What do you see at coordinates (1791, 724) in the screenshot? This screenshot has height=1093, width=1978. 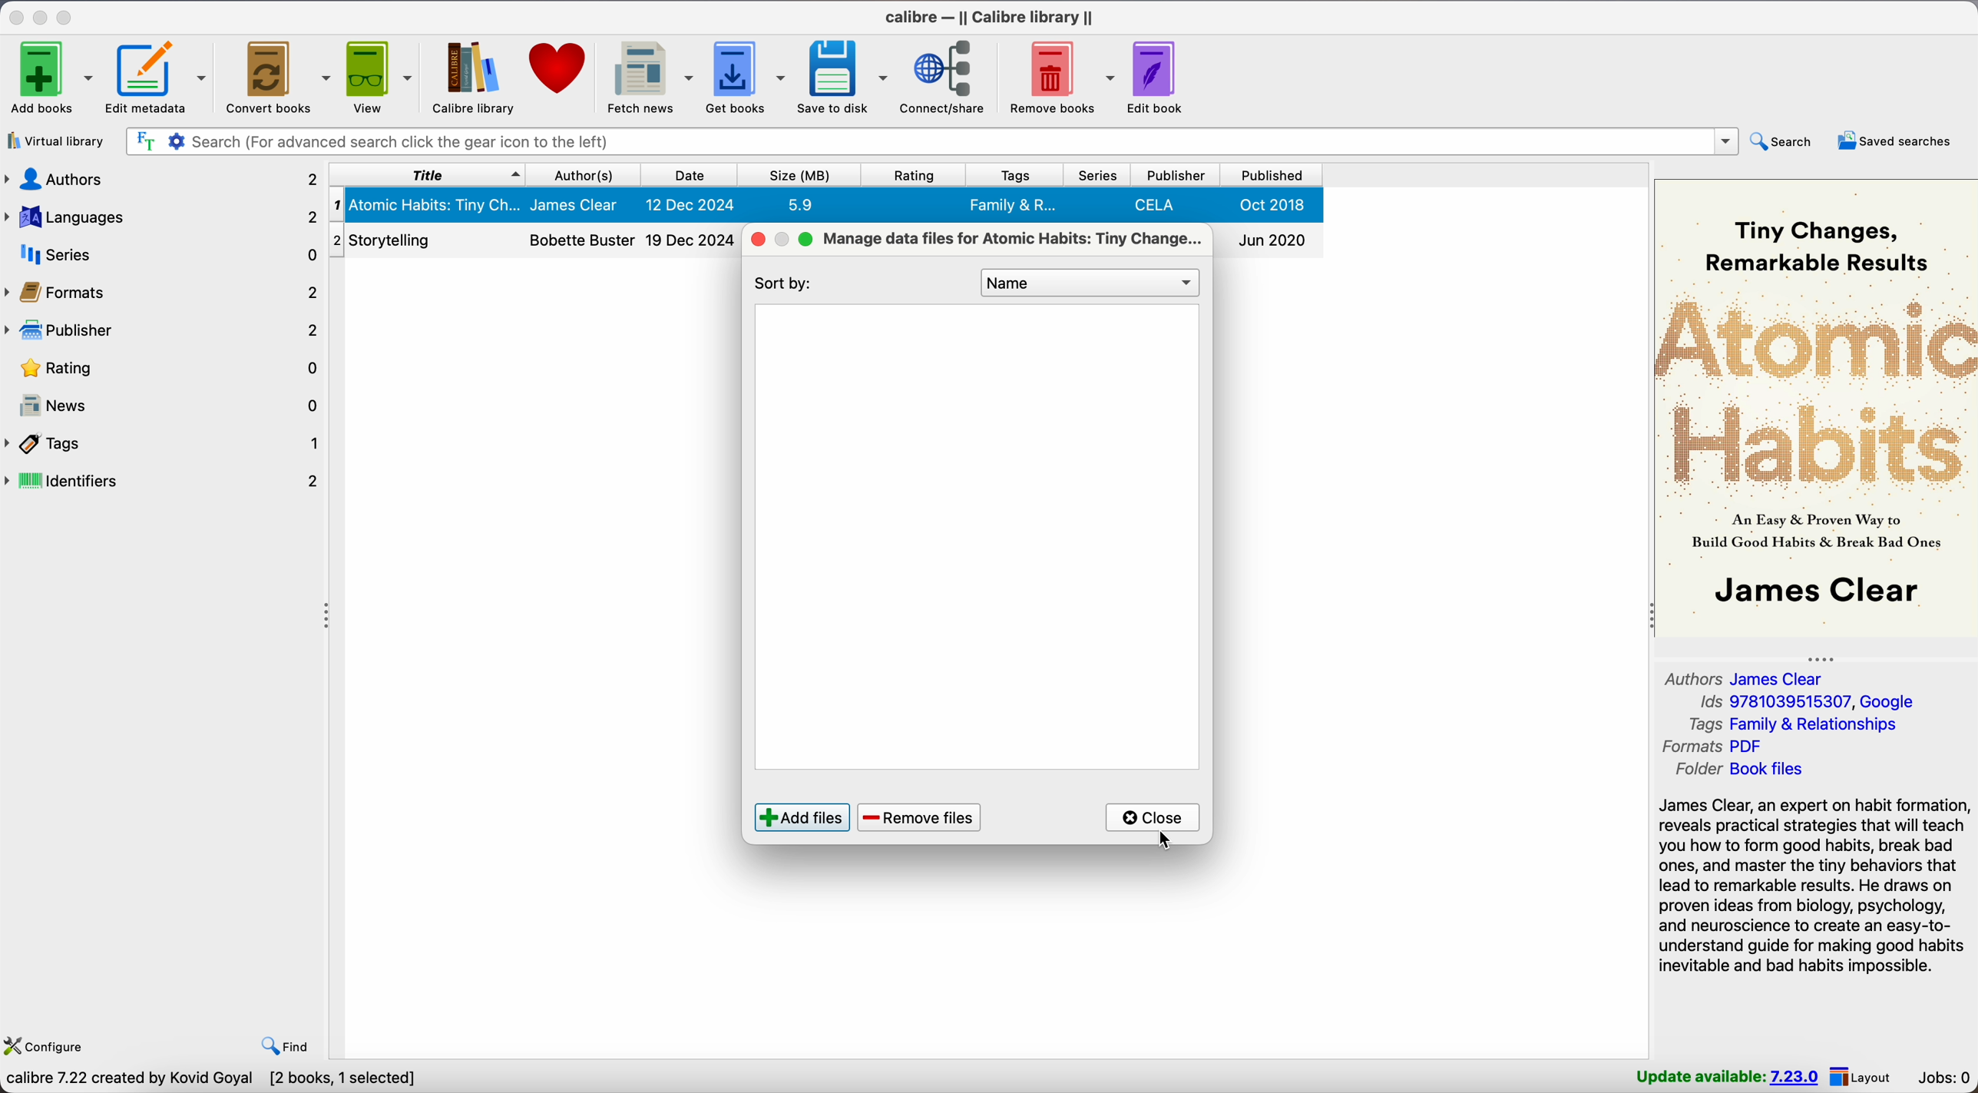 I see `tags Family & Relationships` at bounding box center [1791, 724].